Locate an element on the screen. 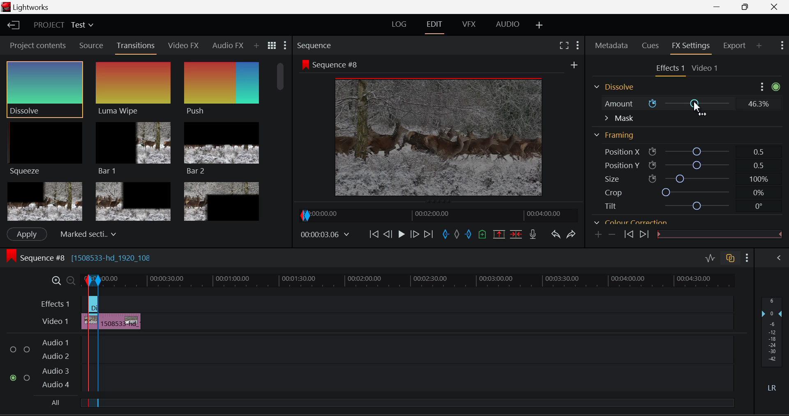 The image size is (789, 416). Go Forward is located at coordinates (415, 235).